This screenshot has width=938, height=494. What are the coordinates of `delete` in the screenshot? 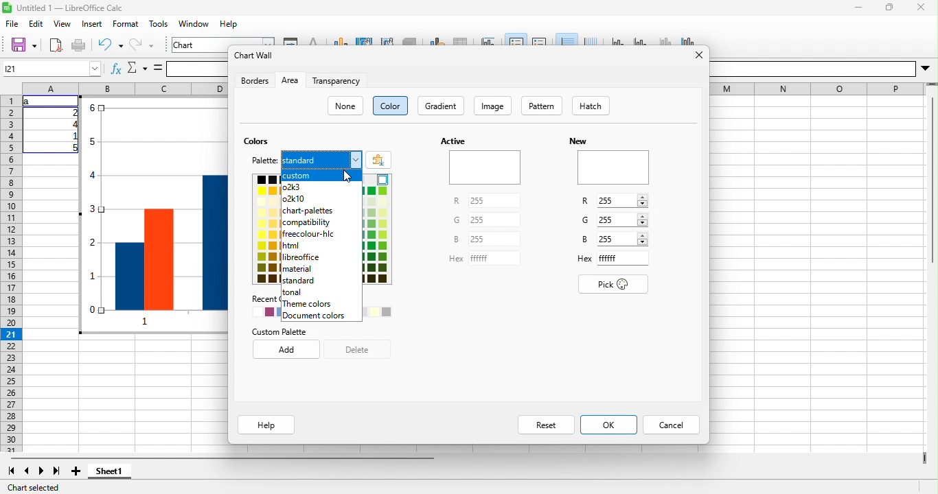 It's located at (357, 349).